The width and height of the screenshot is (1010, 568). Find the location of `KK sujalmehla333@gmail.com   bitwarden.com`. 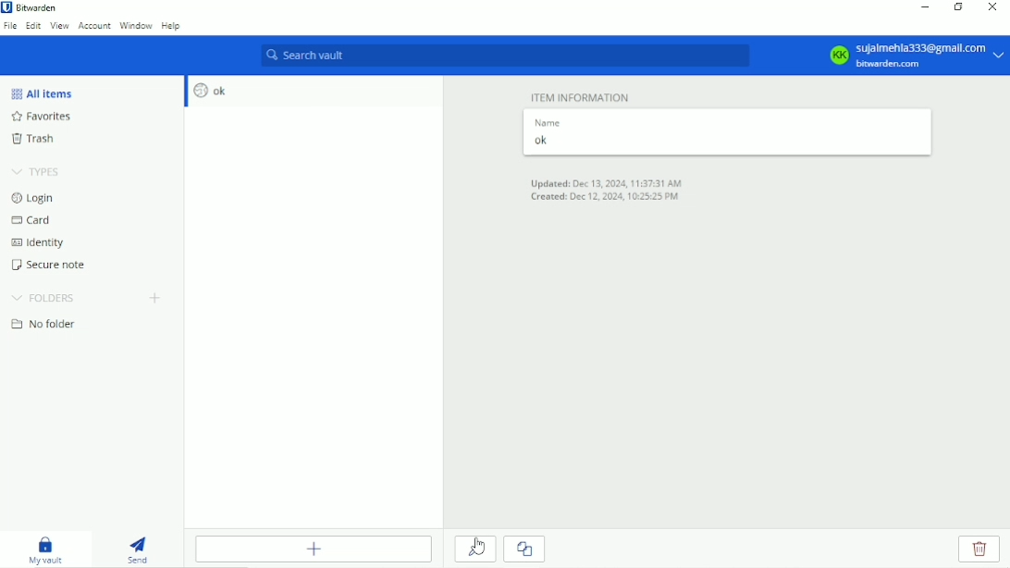

KK sujalmehla333@gmail.com   bitwarden.com is located at coordinates (914, 55).